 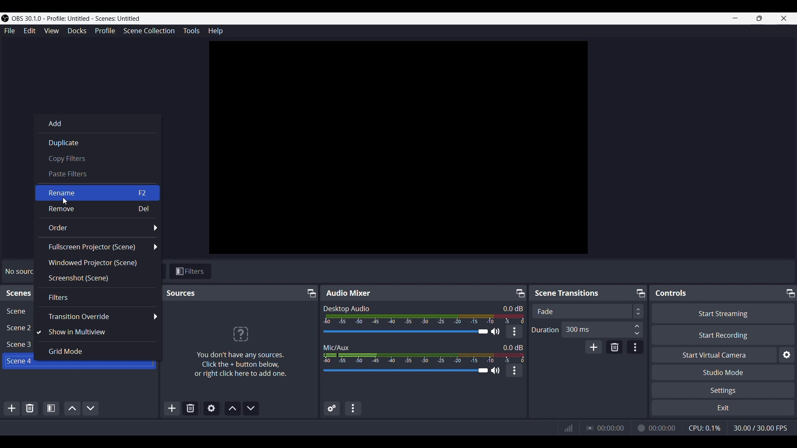 What do you see at coordinates (59, 297) in the screenshot?
I see `Filters` at bounding box center [59, 297].